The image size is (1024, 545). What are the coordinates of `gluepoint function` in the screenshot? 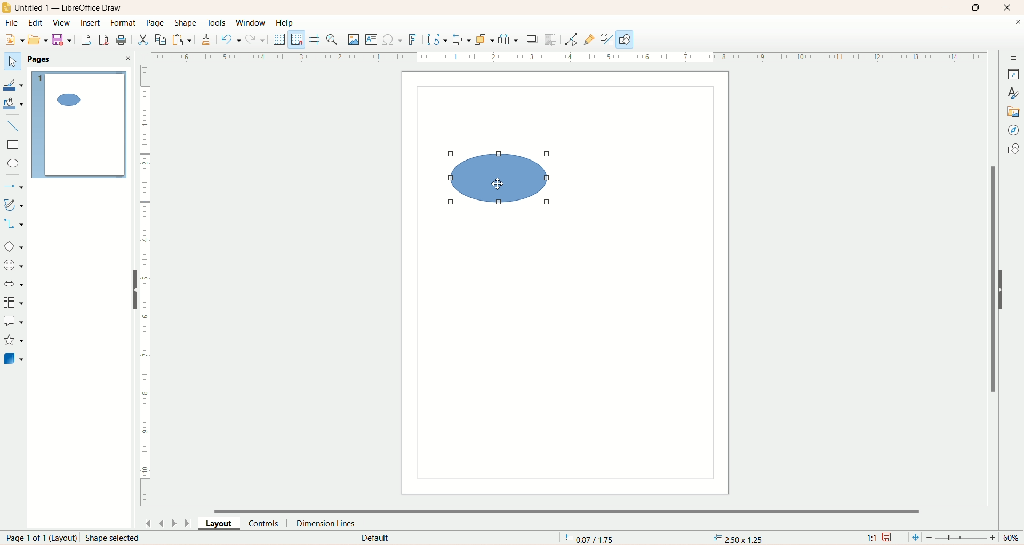 It's located at (591, 39).